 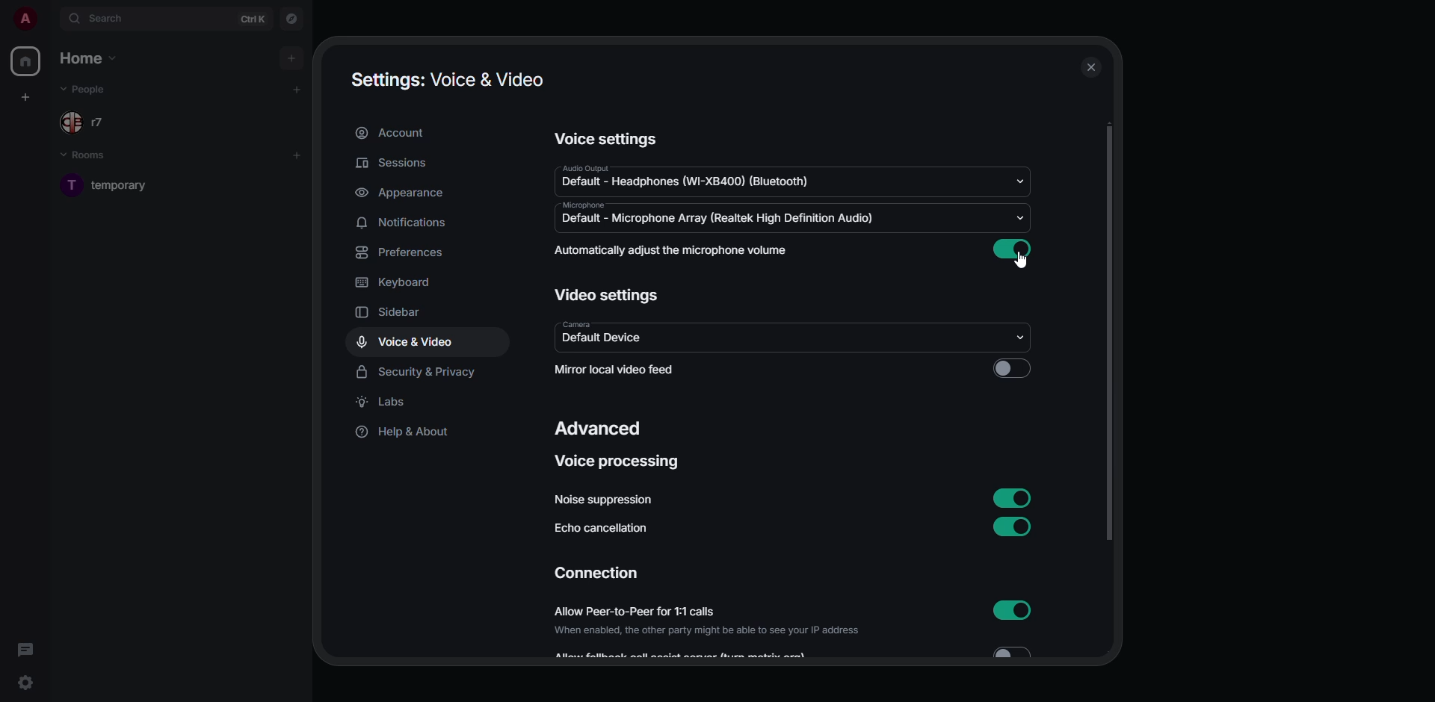 What do you see at coordinates (393, 132) in the screenshot?
I see `account` at bounding box center [393, 132].